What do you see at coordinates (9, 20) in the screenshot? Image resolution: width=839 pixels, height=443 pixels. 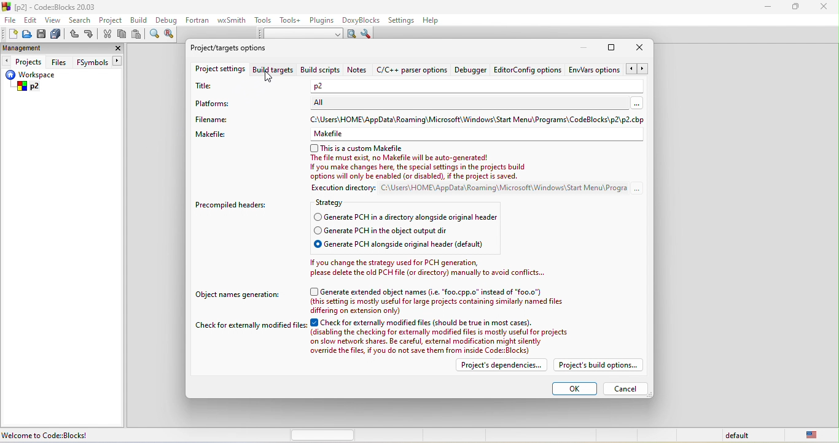 I see `file` at bounding box center [9, 20].